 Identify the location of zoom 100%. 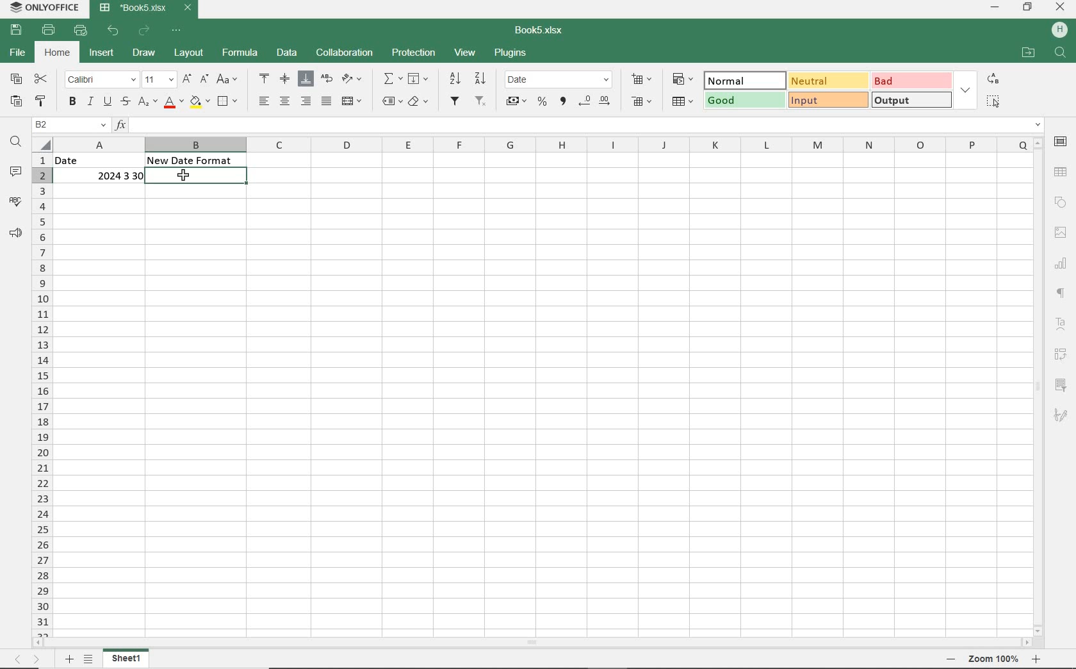
(993, 659).